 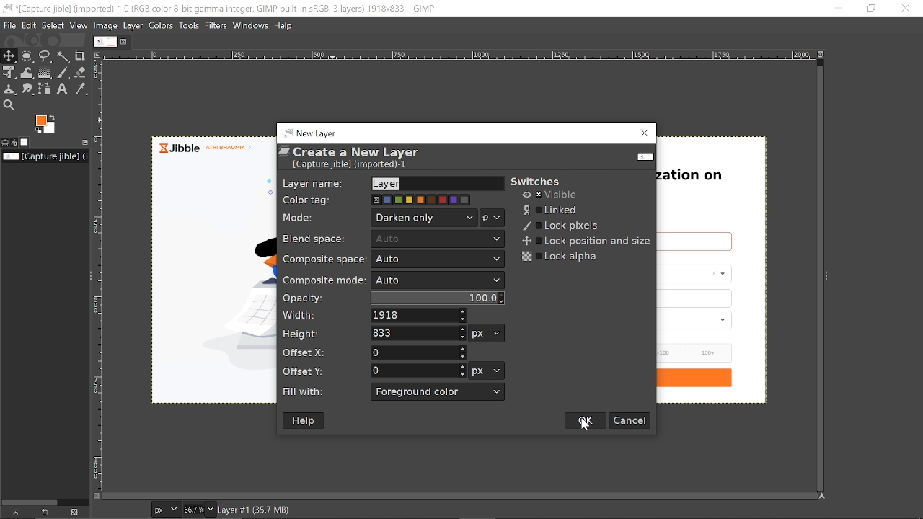 I want to click on Gradient tool, so click(x=45, y=73).